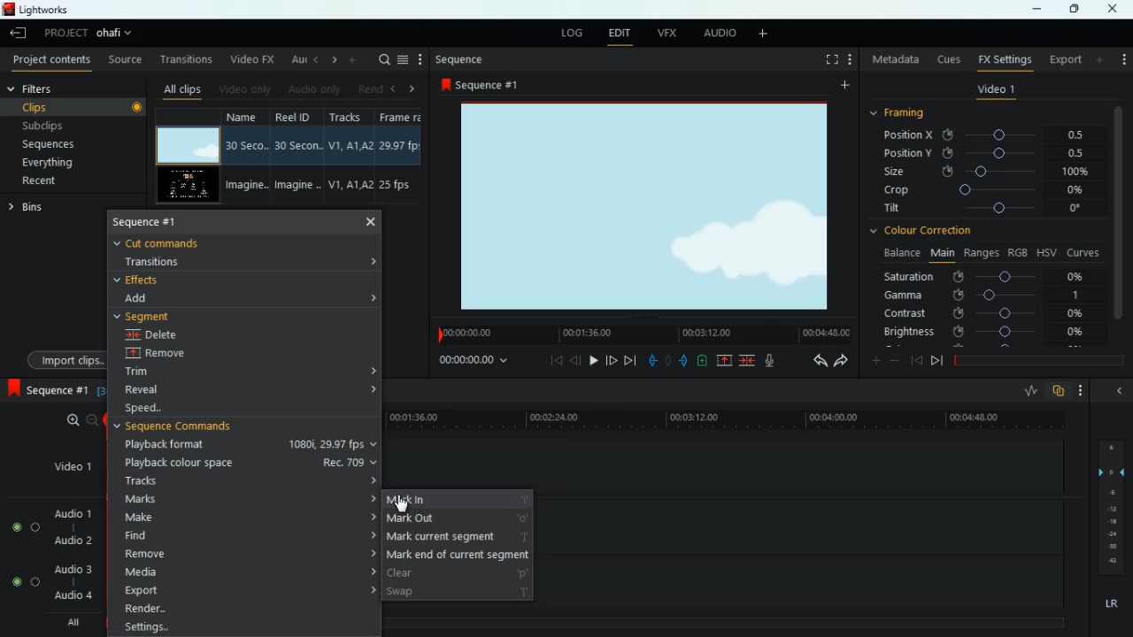 The width and height of the screenshot is (1133, 637). Describe the element at coordinates (462, 60) in the screenshot. I see `sequence` at that location.